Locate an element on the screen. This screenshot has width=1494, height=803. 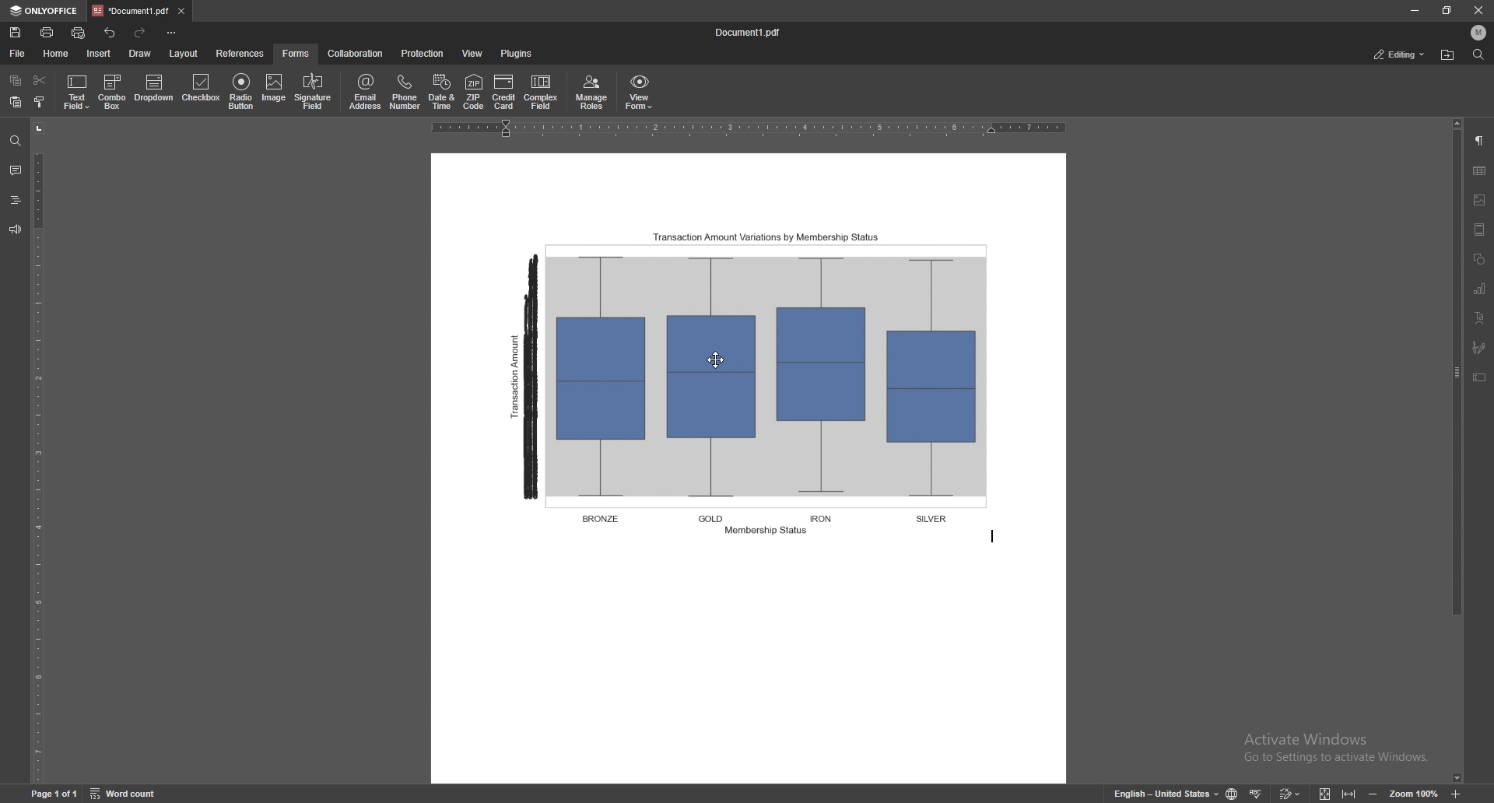
dropdown is located at coordinates (156, 89).